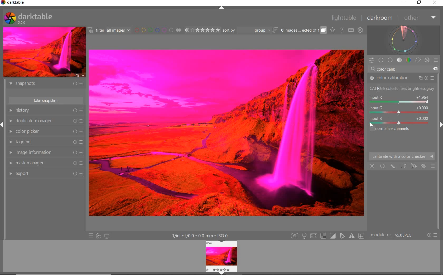 The image size is (443, 275). I want to click on INPUT G, so click(398, 110).